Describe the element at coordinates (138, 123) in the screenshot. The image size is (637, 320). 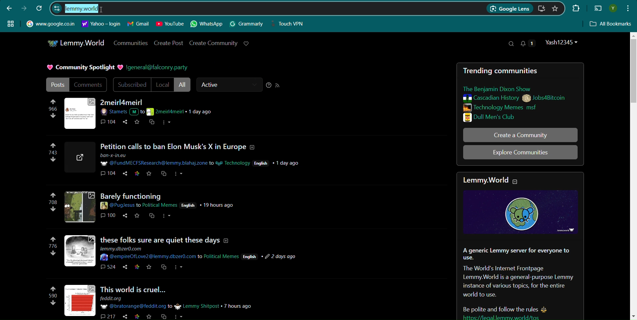
I see `Star` at that location.